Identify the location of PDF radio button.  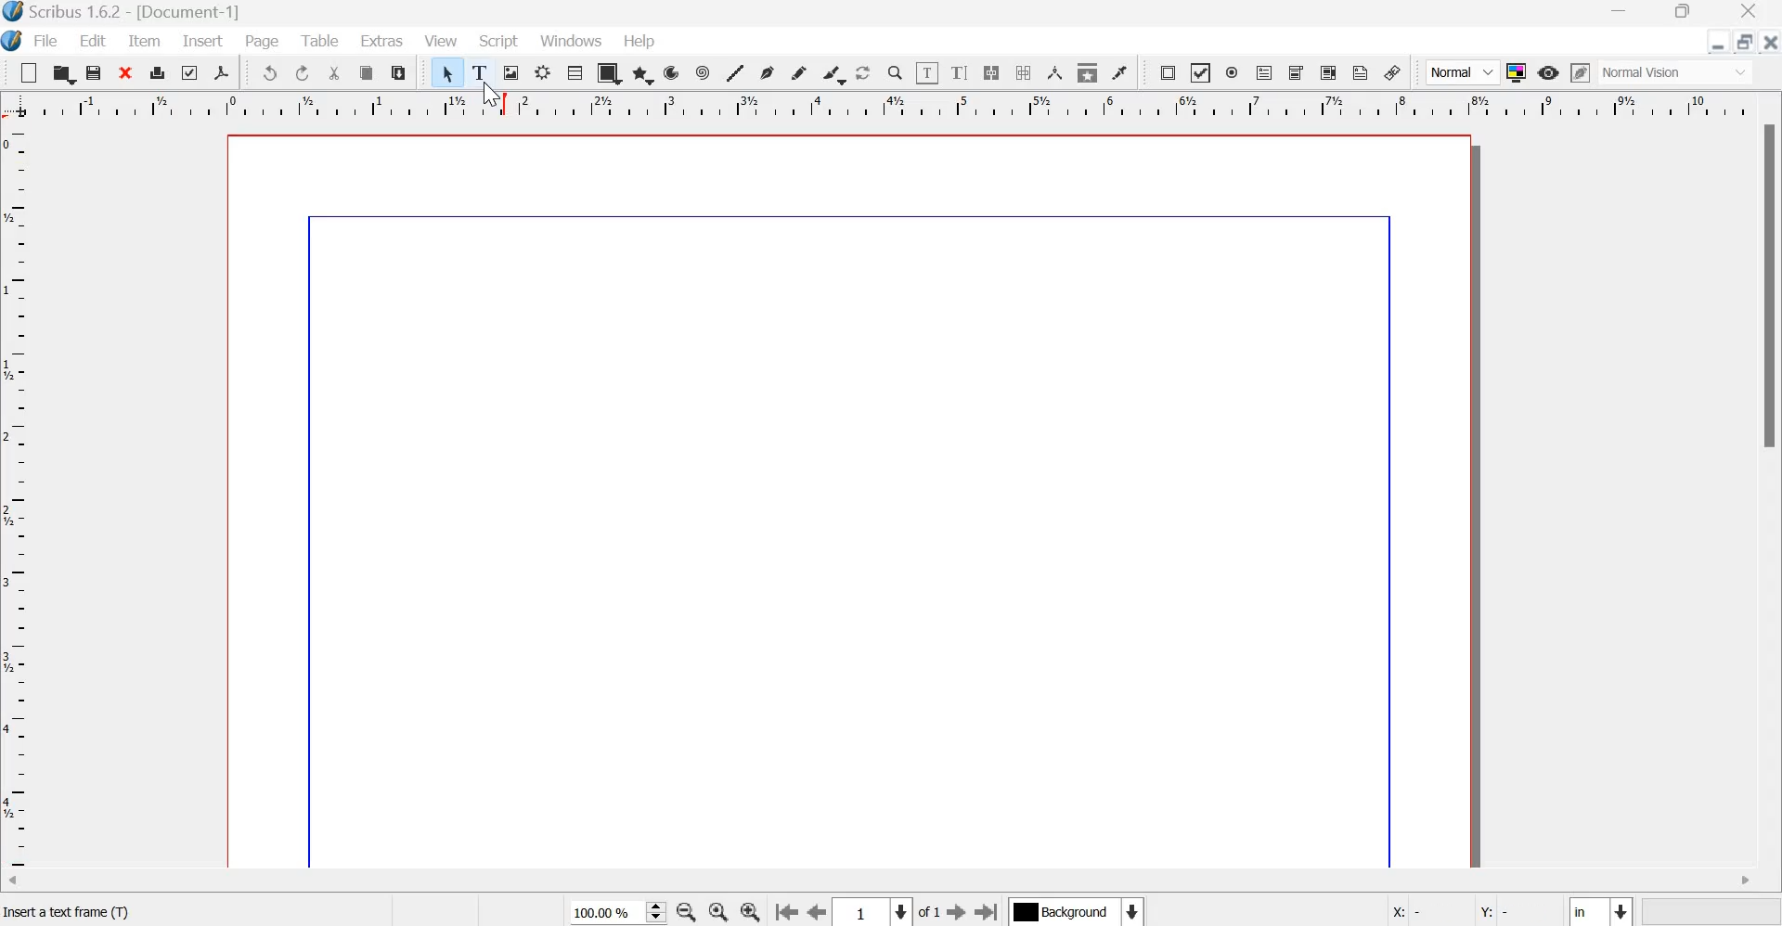
(1233, 73).